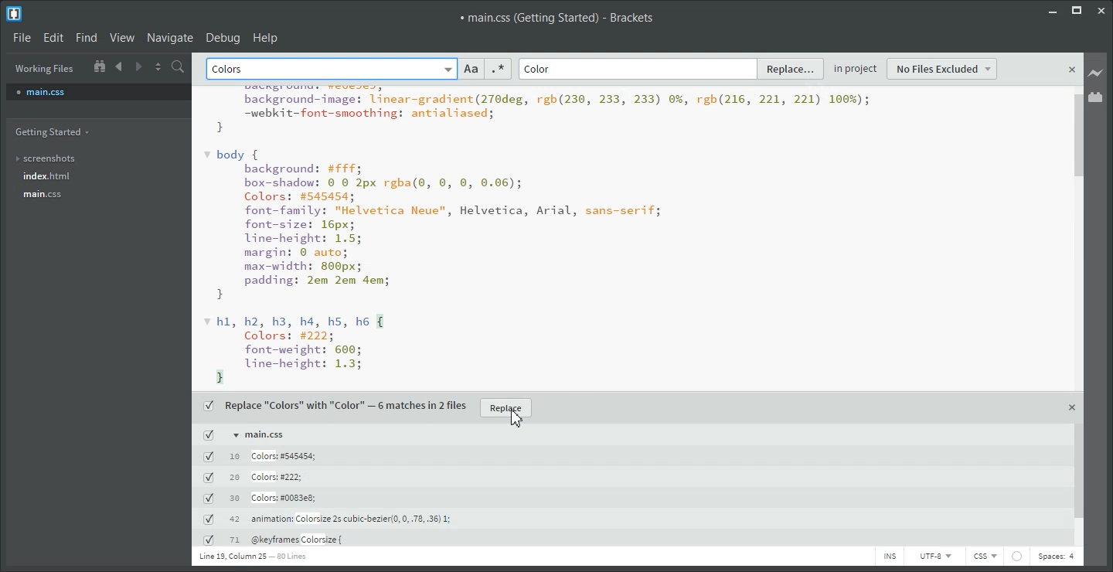 The width and height of the screenshot is (1113, 572). I want to click on Edit, so click(53, 37).